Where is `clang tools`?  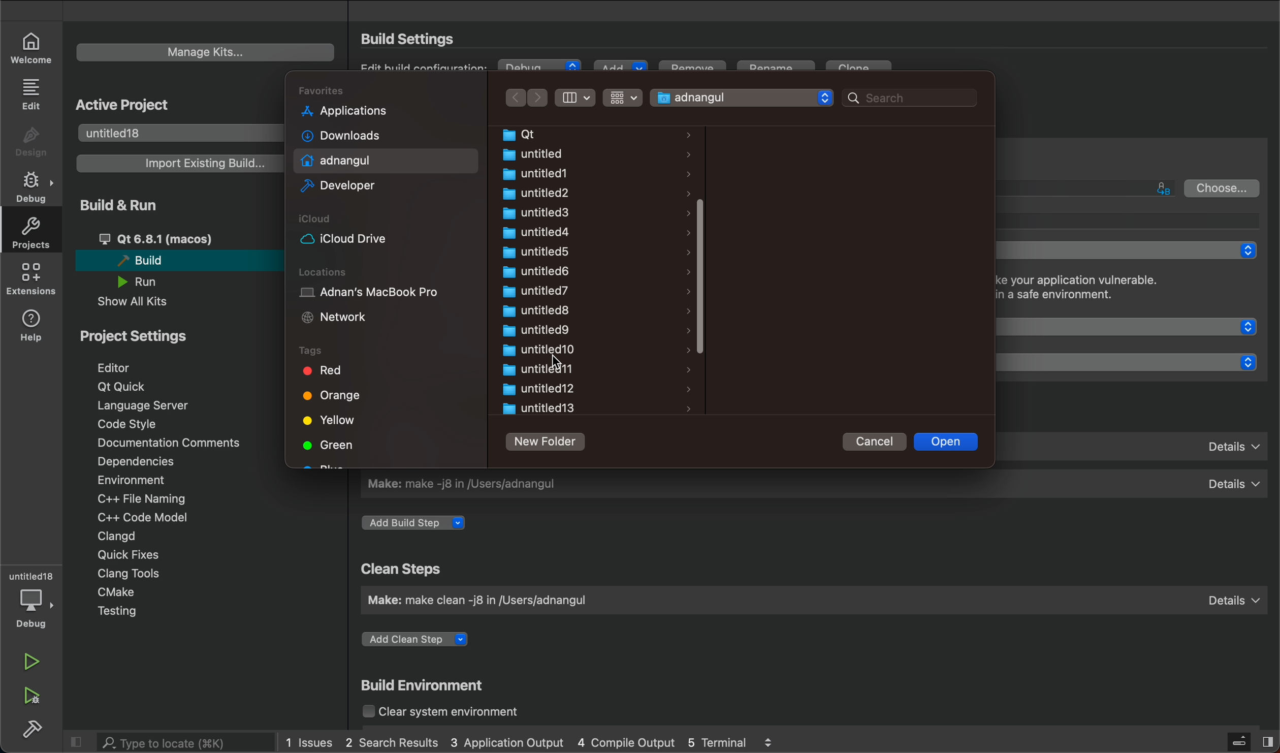 clang tools is located at coordinates (132, 573).